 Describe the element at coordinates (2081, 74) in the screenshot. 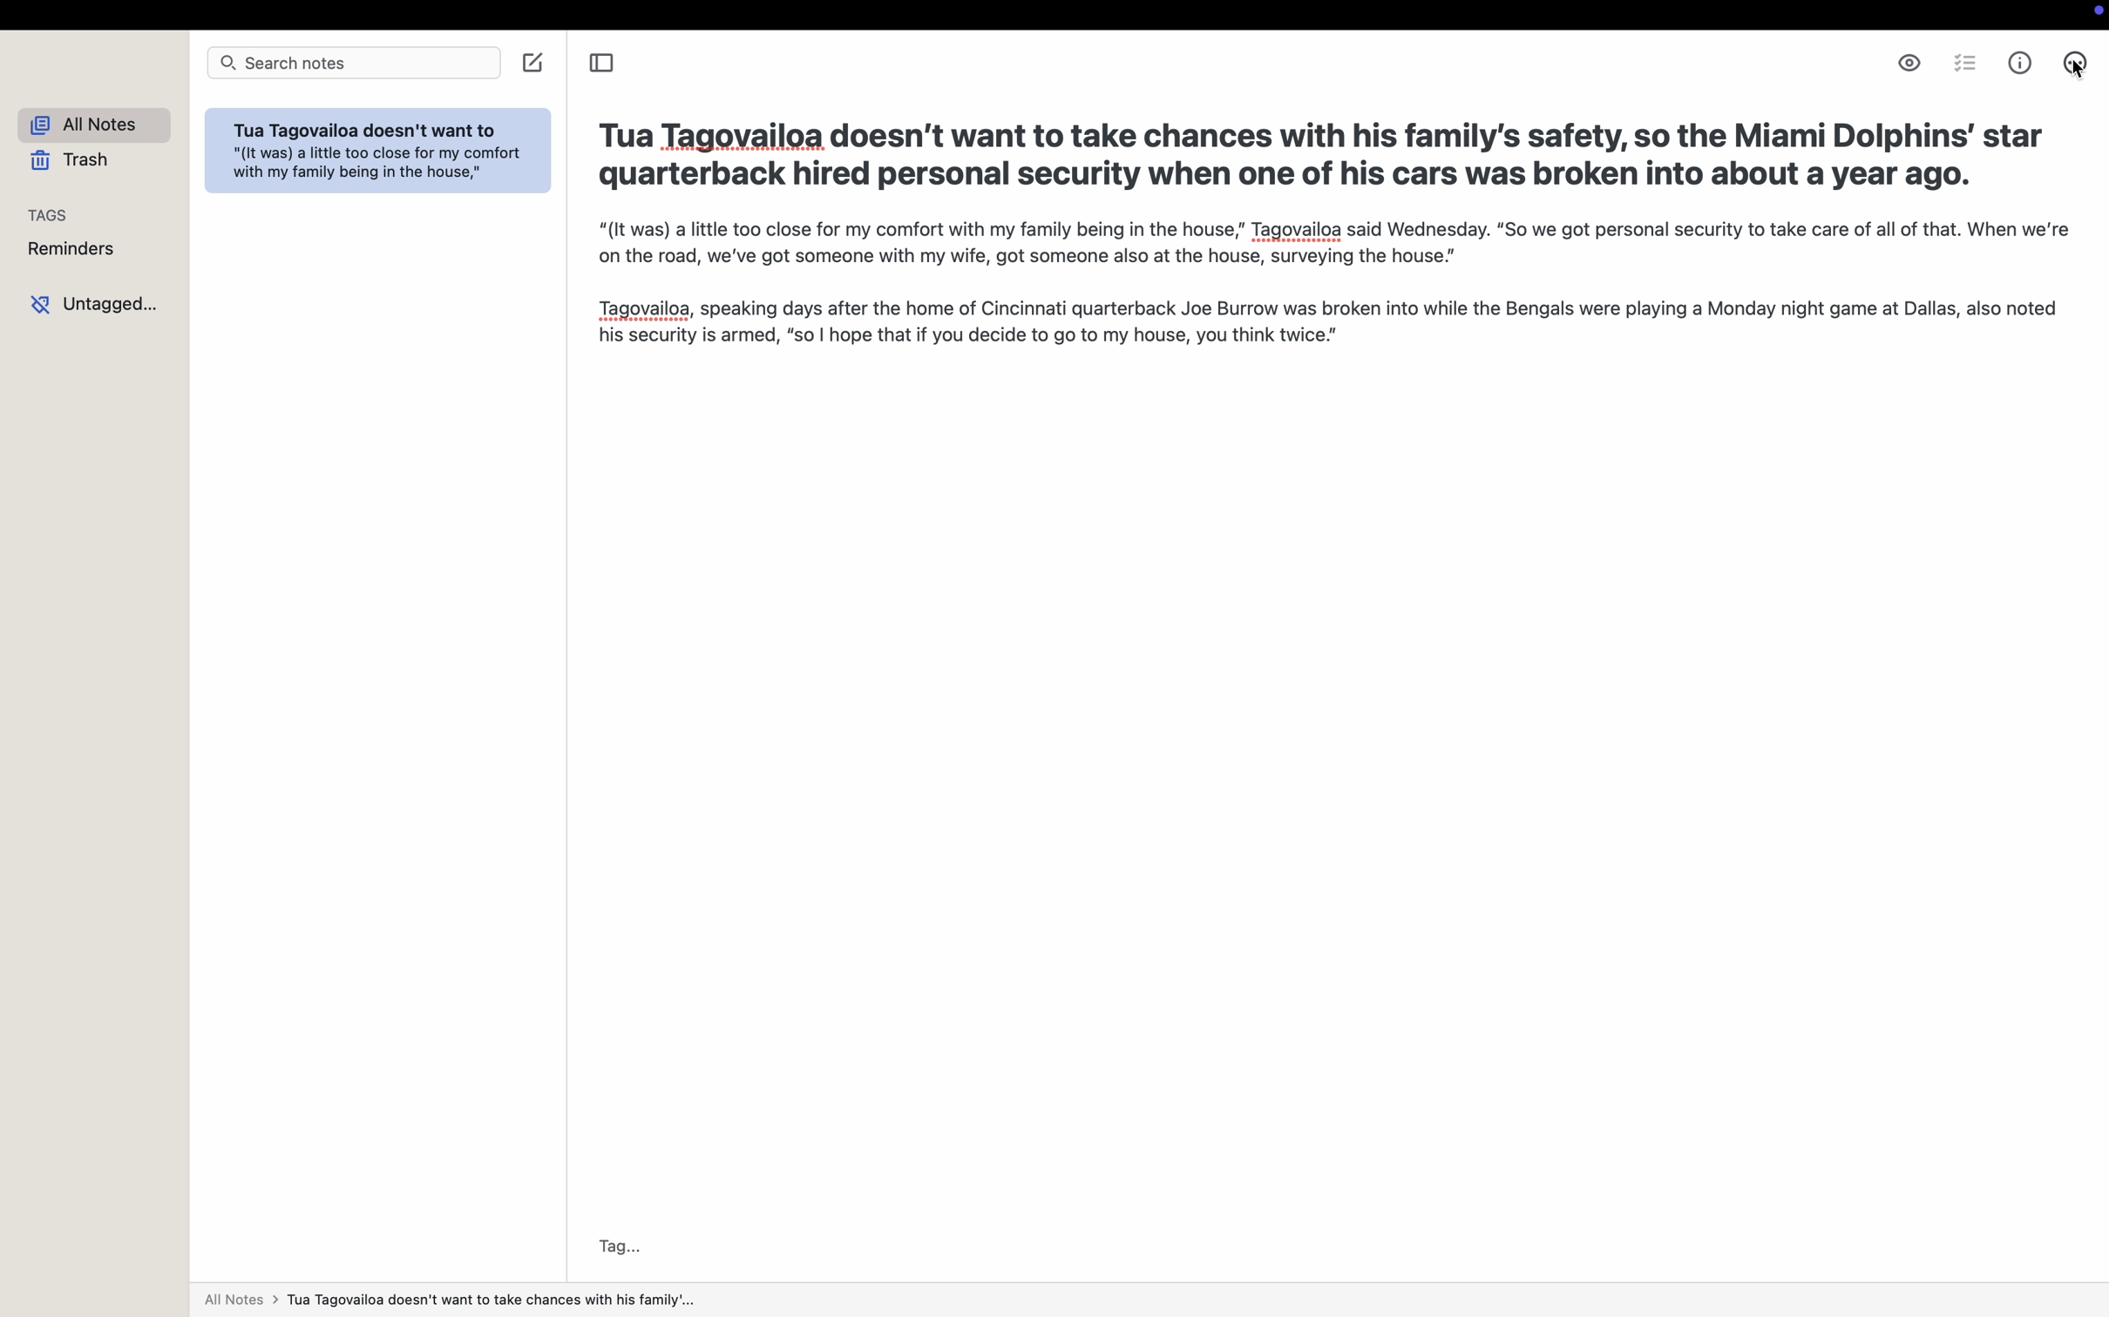

I see `cursor` at that location.